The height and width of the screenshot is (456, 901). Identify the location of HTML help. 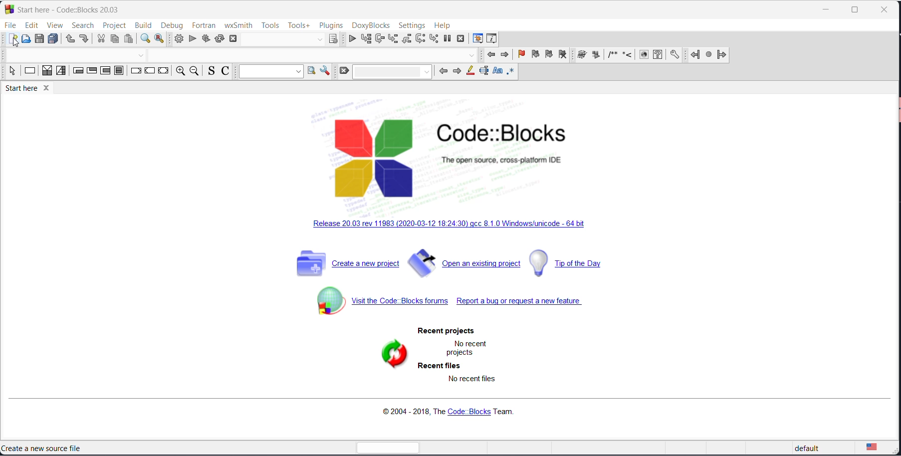
(660, 55).